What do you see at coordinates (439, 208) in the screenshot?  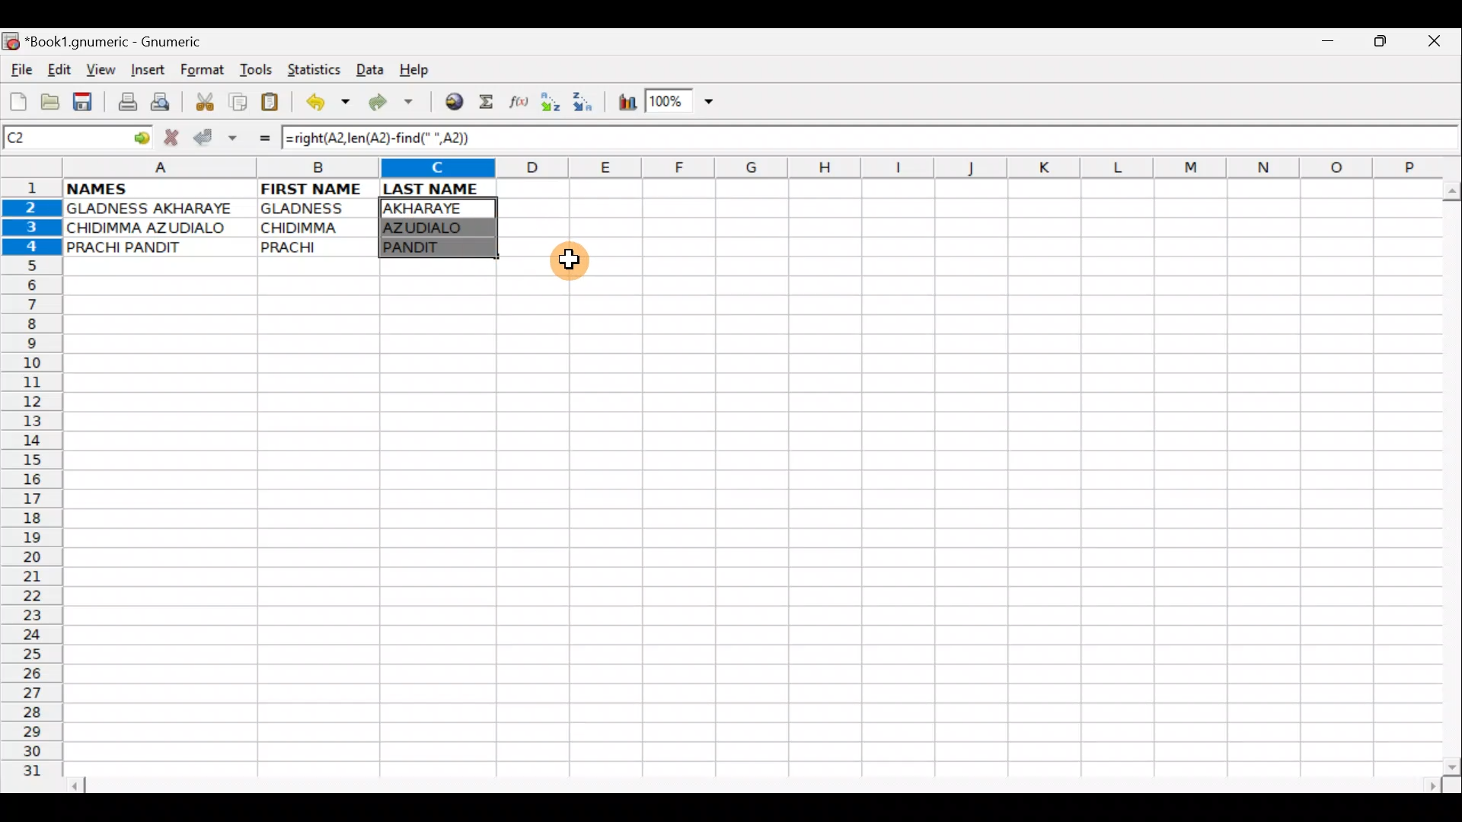 I see `AKHARAYE` at bounding box center [439, 208].